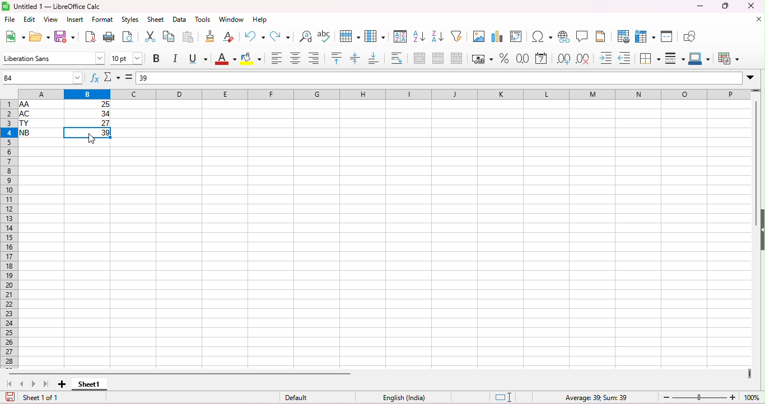 The image size is (765, 404). I want to click on sort ascending, so click(419, 35).